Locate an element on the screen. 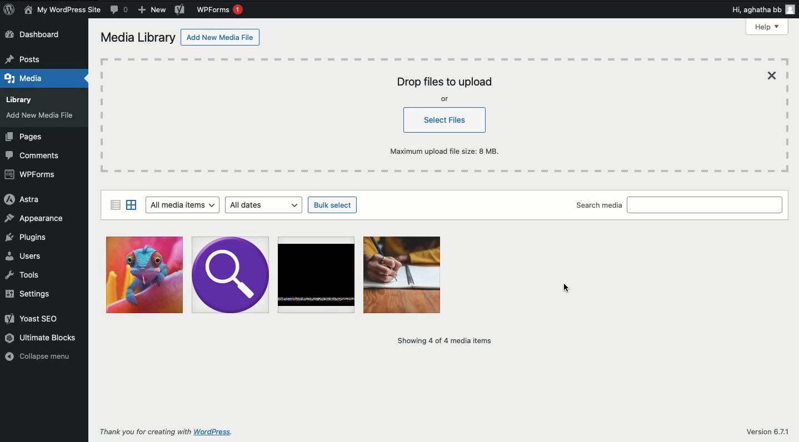  Sidebar is located at coordinates (114, 204).